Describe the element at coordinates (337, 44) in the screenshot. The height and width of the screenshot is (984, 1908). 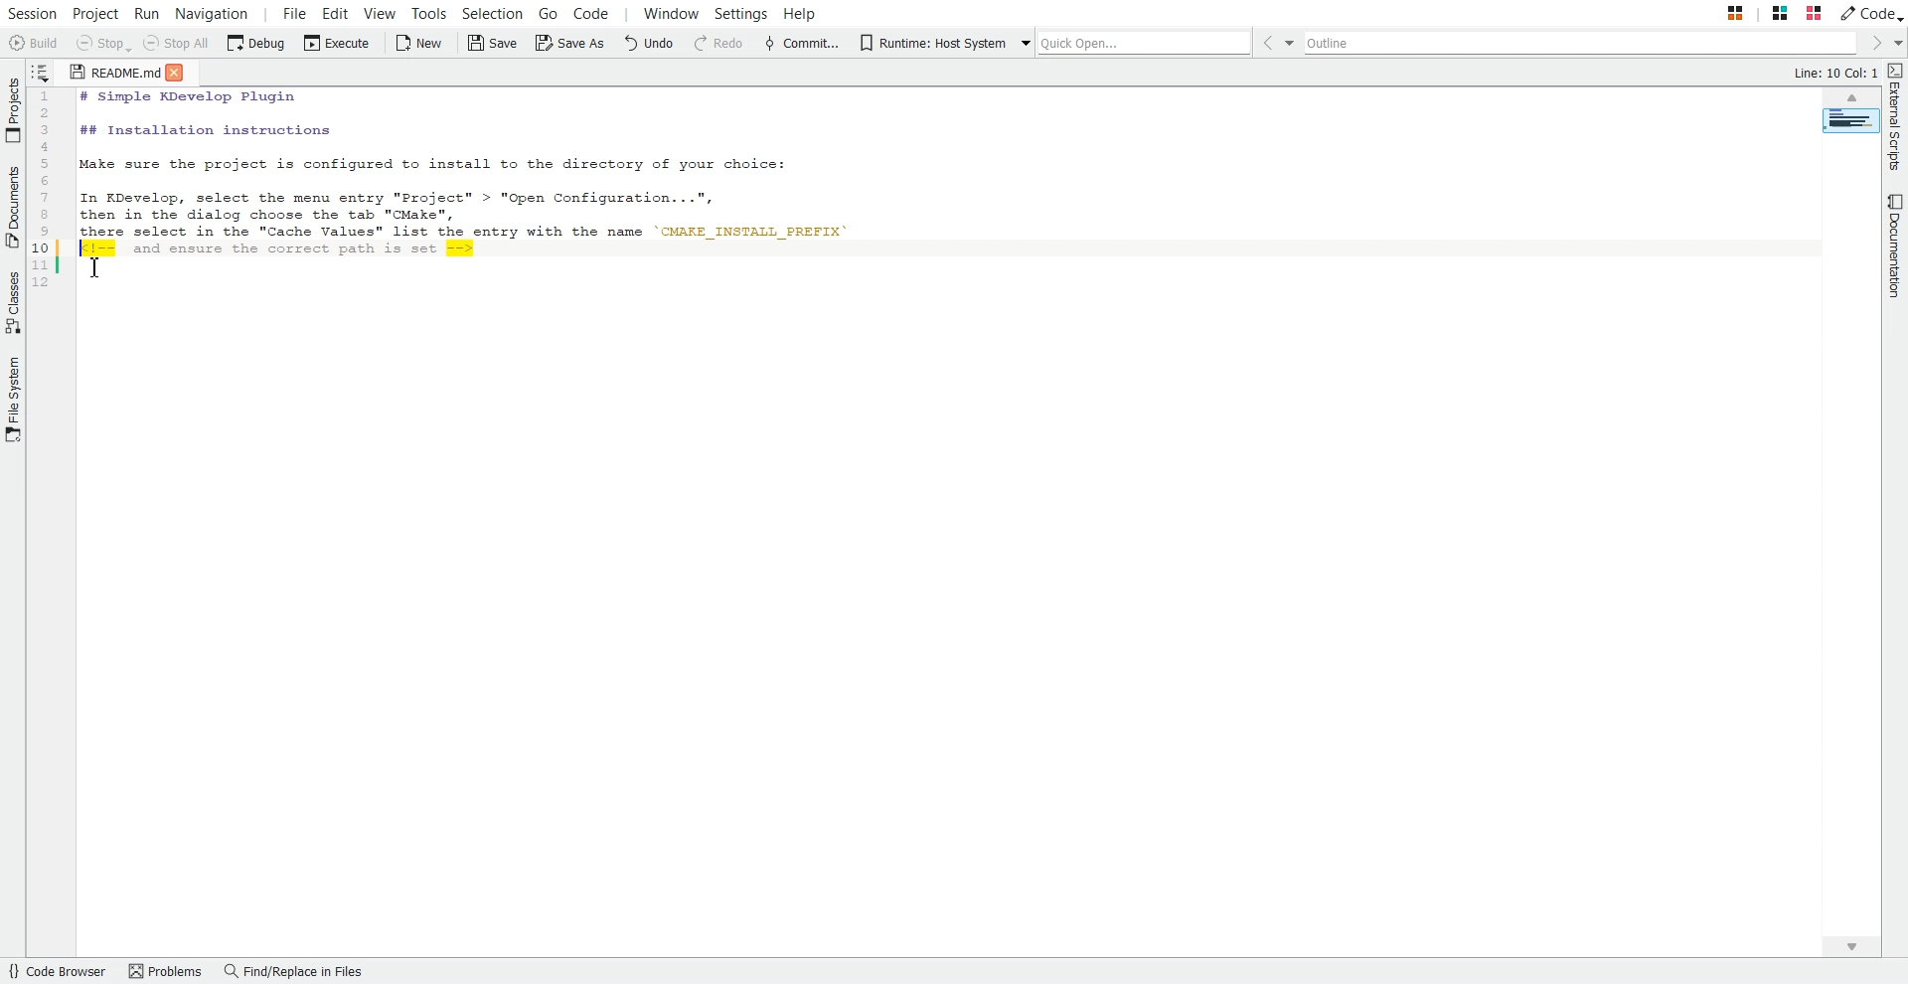
I see `Execute` at that location.